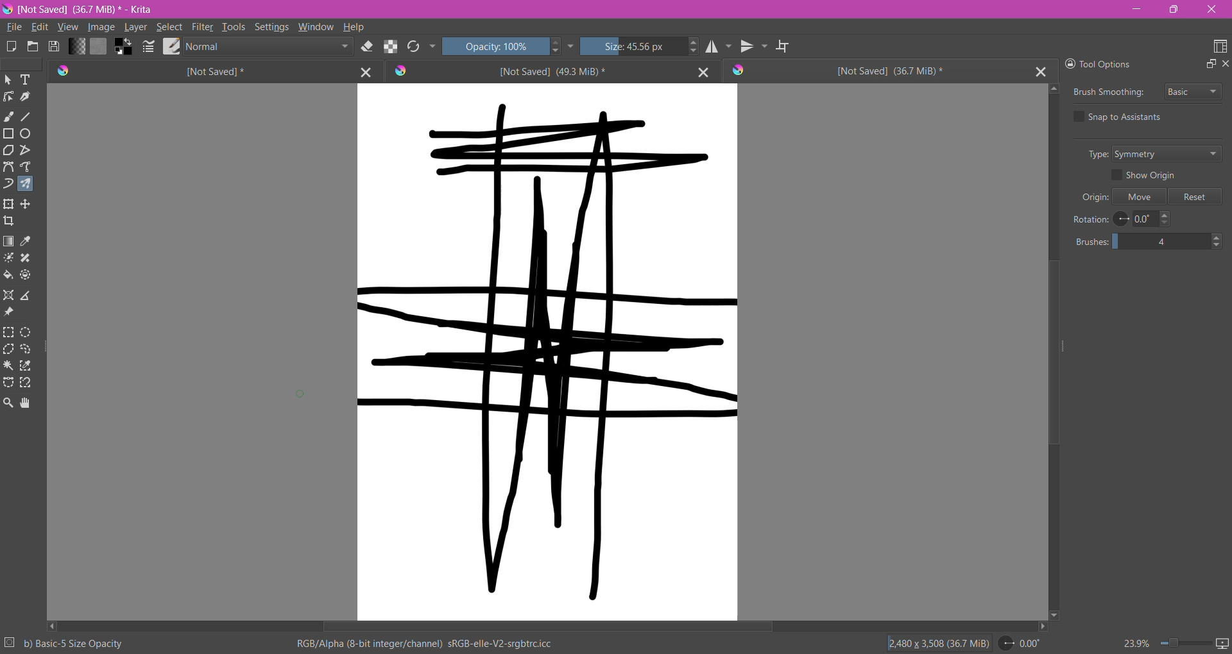 This screenshot has height=654, width=1232. What do you see at coordinates (8, 80) in the screenshot?
I see `Select Shapes Tool` at bounding box center [8, 80].